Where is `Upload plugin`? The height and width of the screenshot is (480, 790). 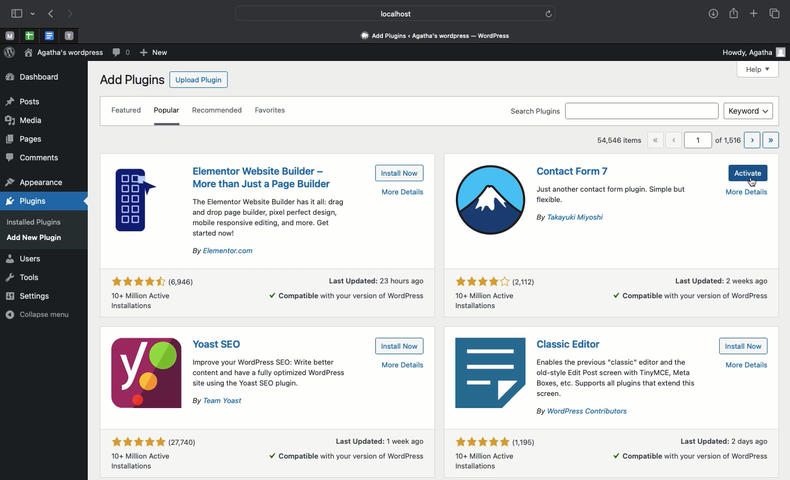
Upload plugin is located at coordinates (199, 80).